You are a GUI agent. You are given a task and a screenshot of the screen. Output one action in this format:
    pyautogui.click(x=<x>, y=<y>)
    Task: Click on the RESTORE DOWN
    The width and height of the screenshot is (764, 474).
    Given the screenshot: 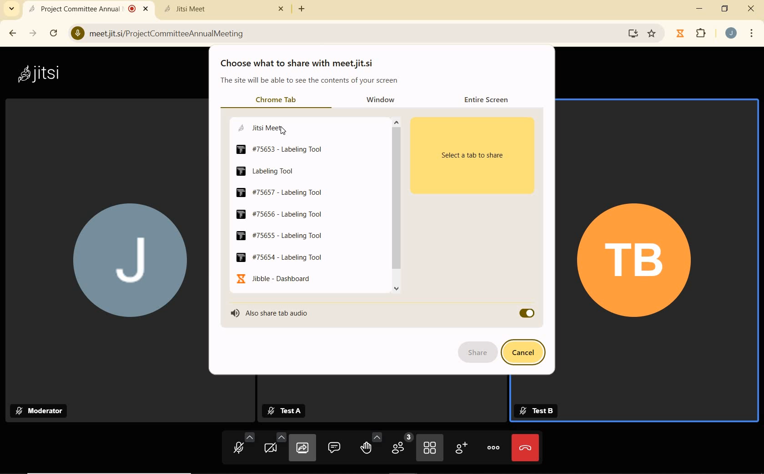 What is the action you would take?
    pyautogui.click(x=725, y=9)
    